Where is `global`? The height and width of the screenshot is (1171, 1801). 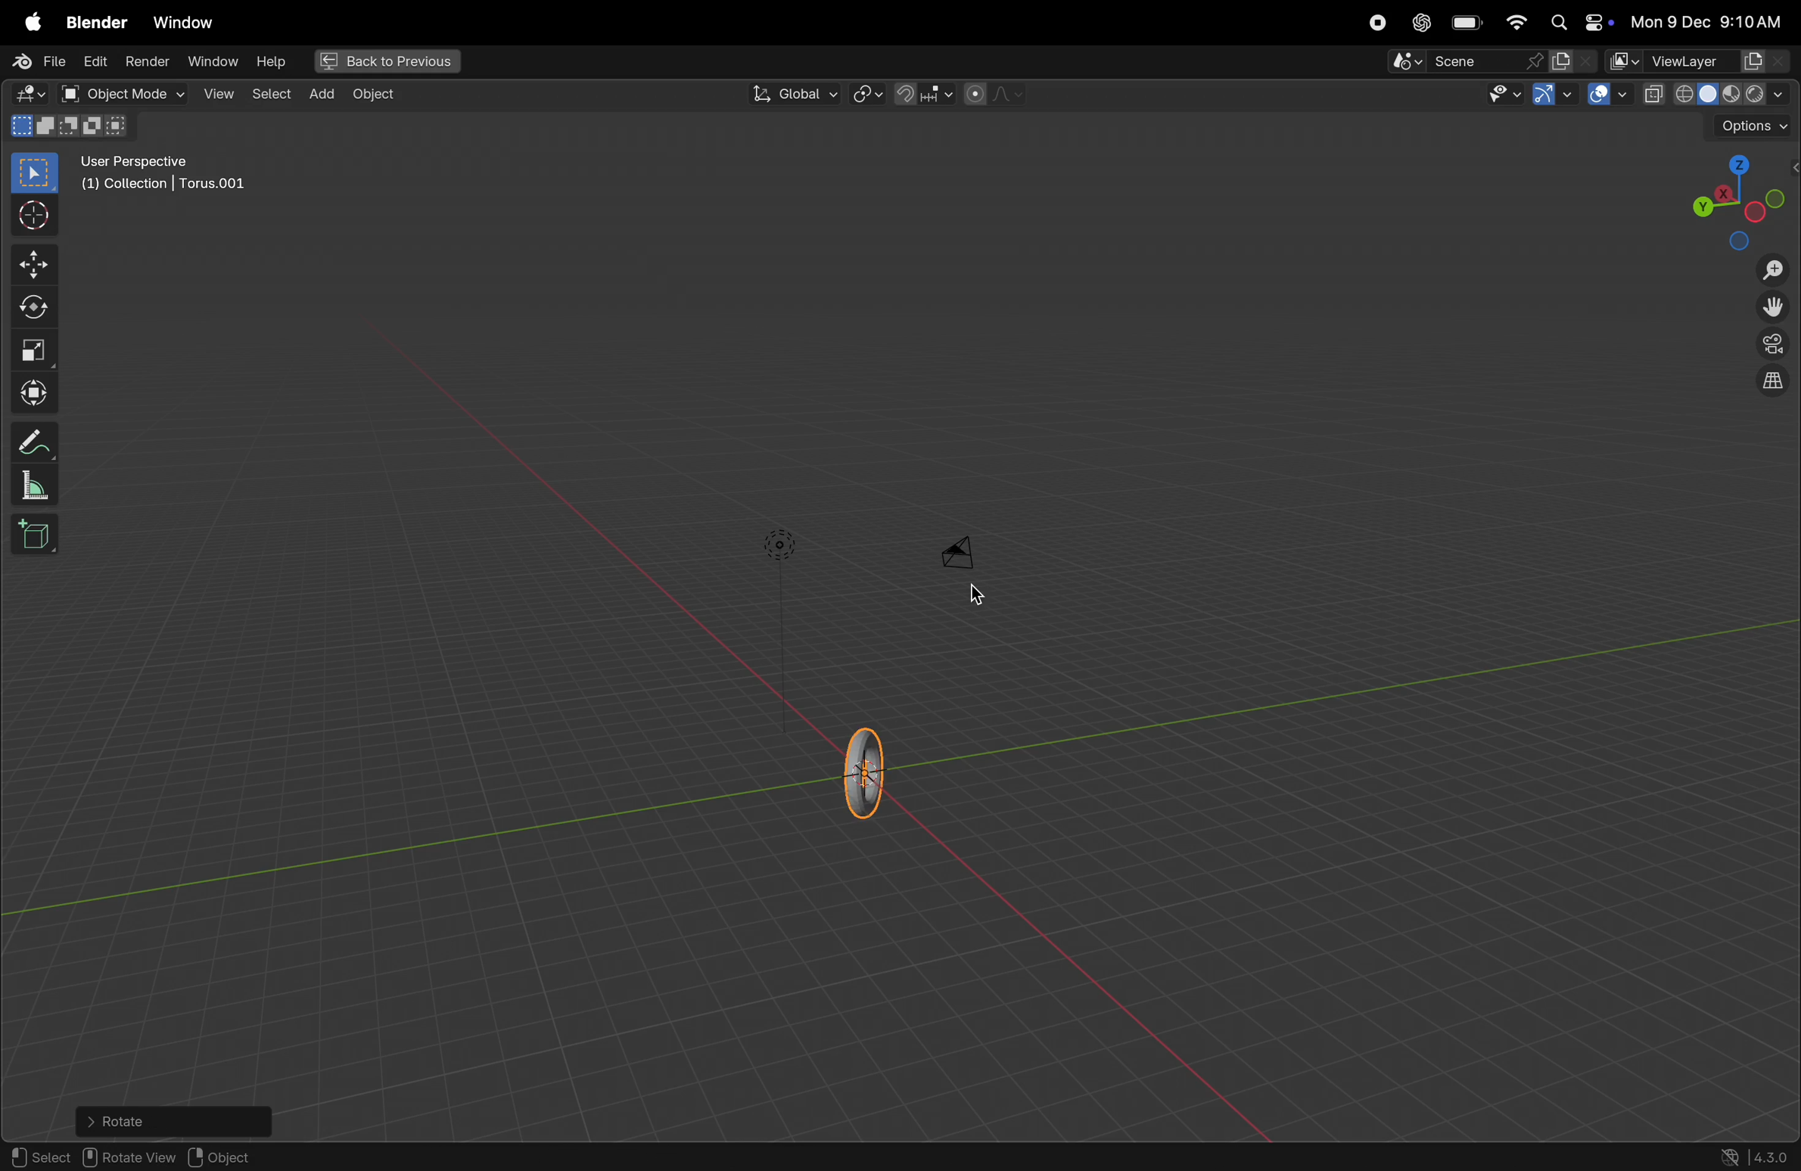 global is located at coordinates (791, 95).